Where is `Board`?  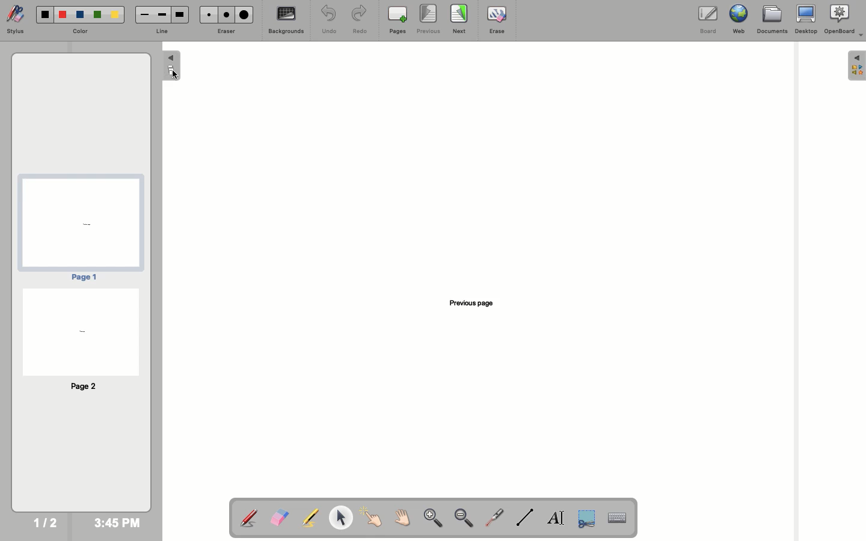
Board is located at coordinates (708, 21).